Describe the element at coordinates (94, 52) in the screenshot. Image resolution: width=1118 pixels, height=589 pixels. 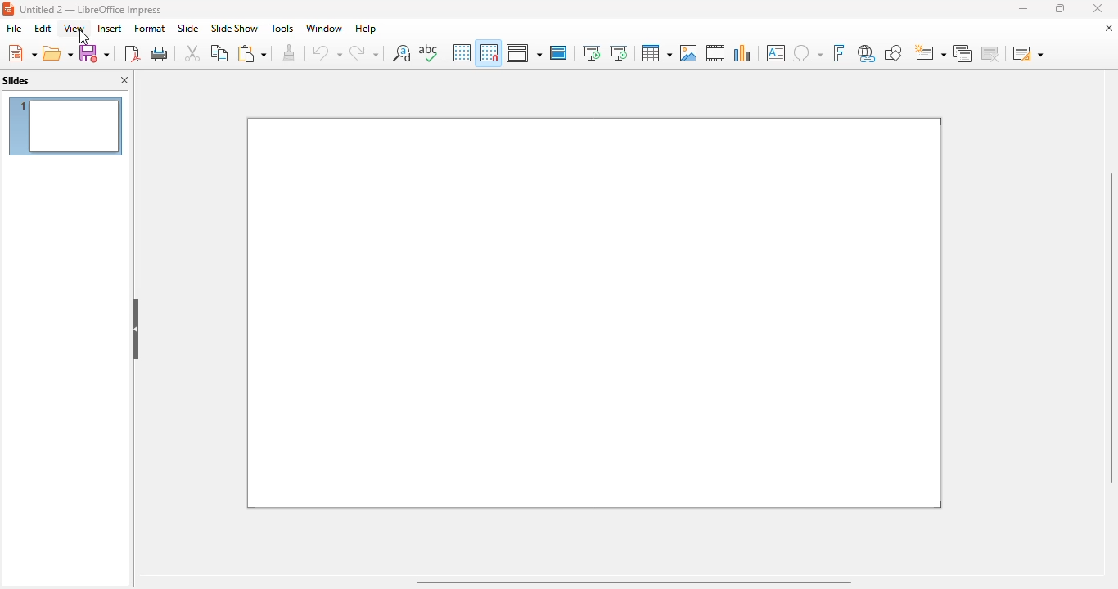
I see `save` at that location.